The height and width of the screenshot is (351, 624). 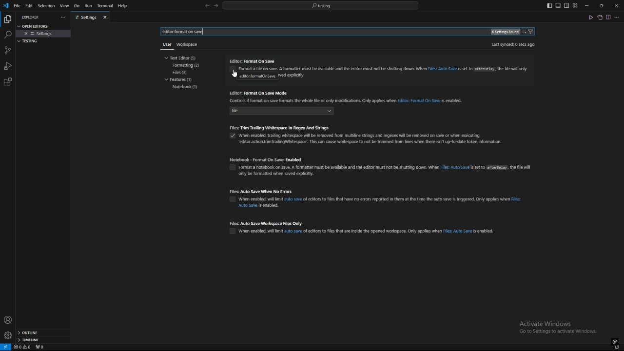 What do you see at coordinates (380, 70) in the screenshot?
I see `editor format on save` at bounding box center [380, 70].